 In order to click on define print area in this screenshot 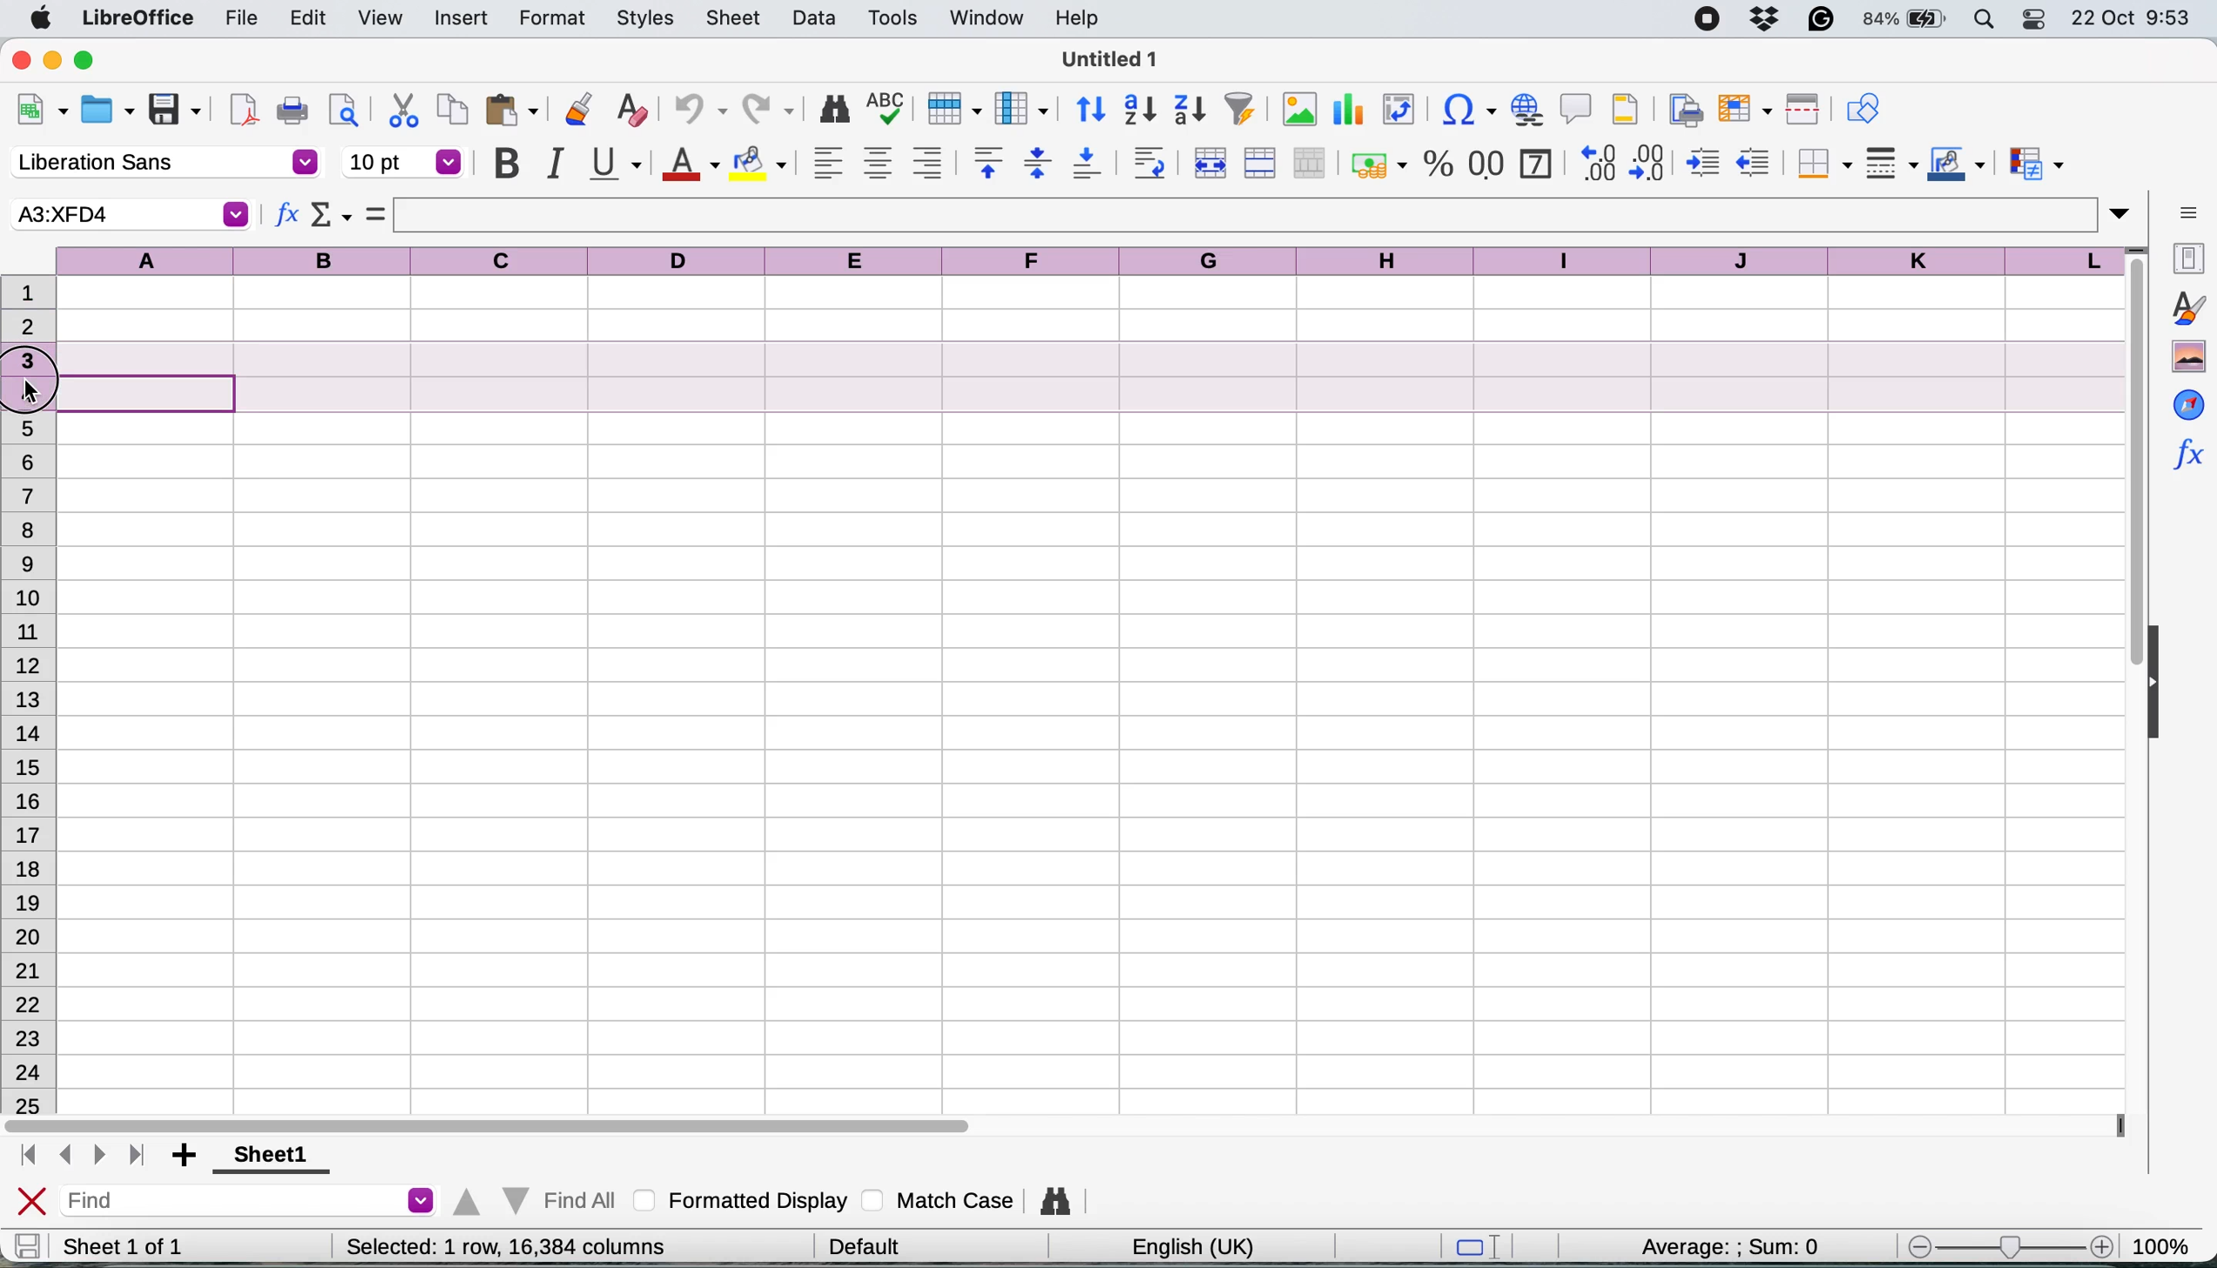, I will do `click(1681, 108)`.